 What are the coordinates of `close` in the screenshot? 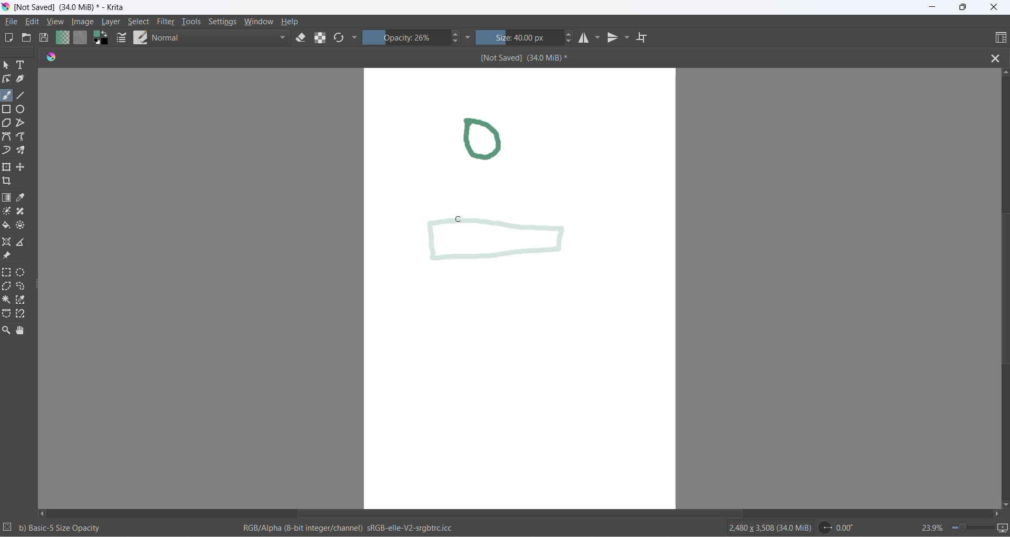 It's located at (994, 8).